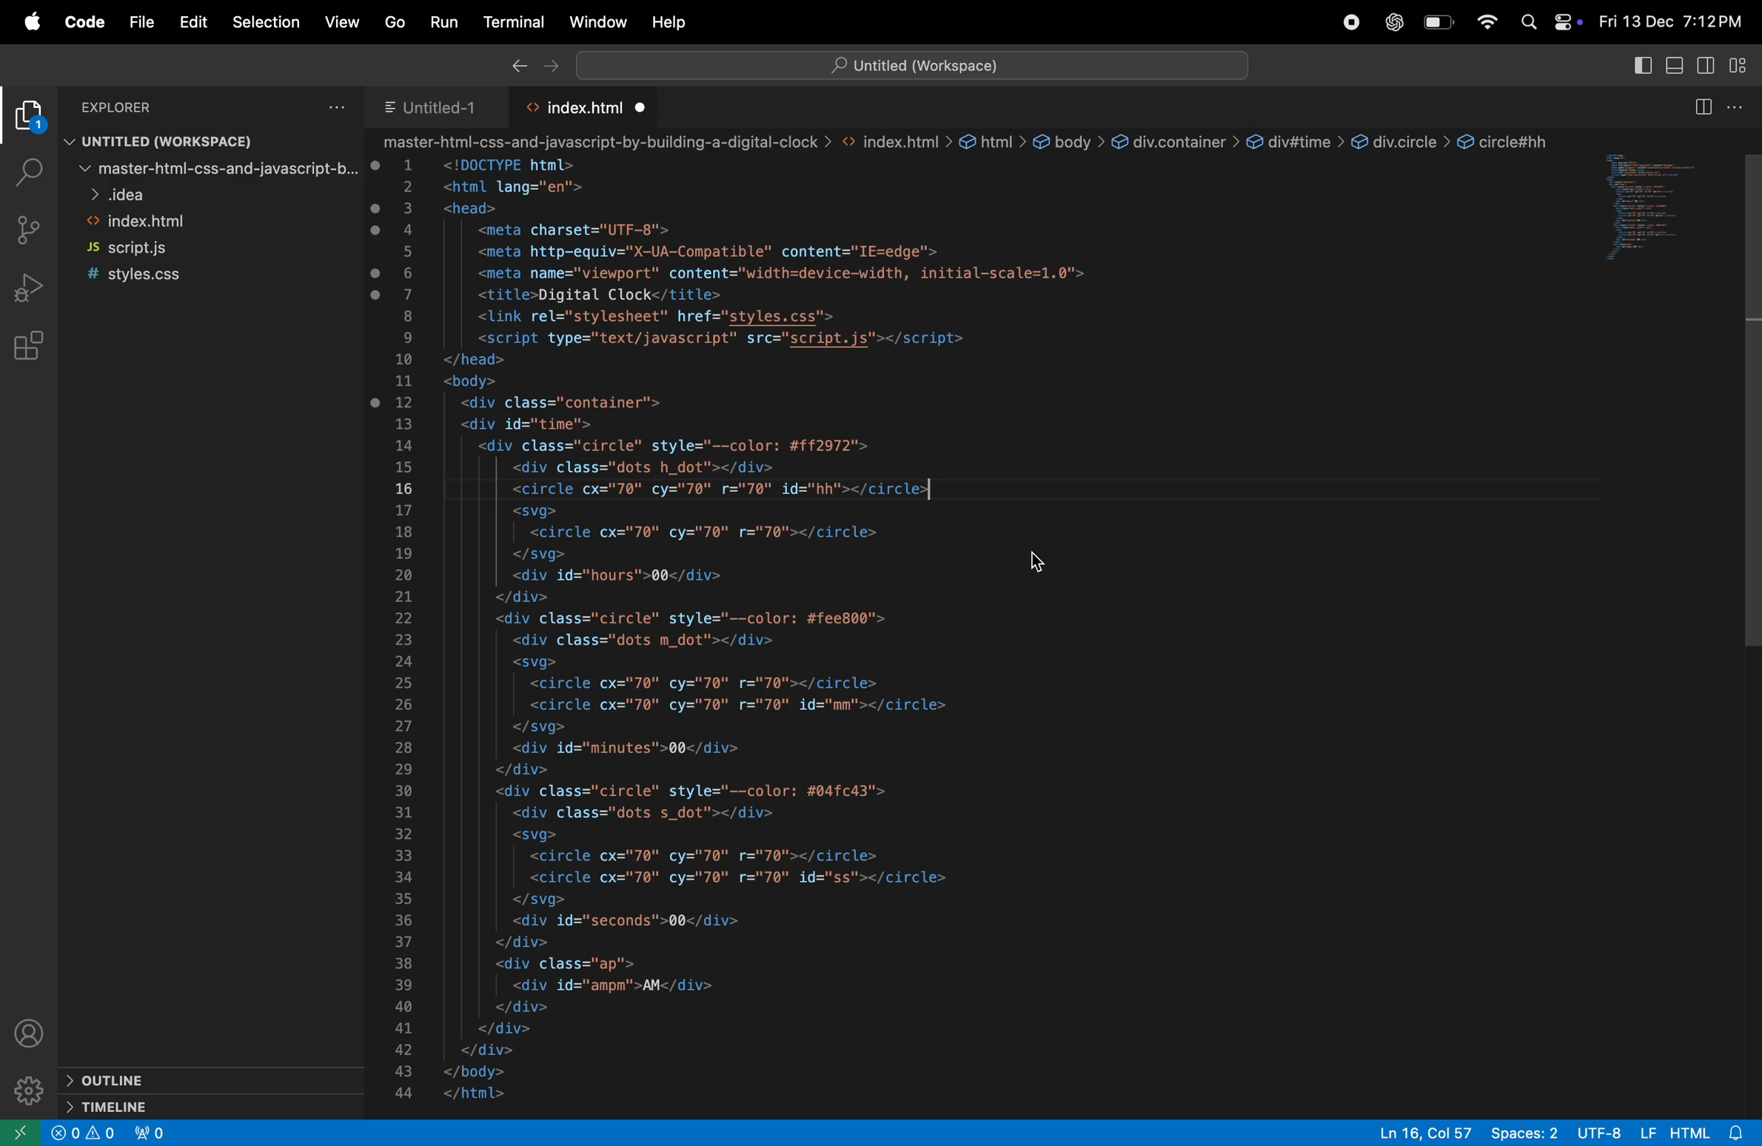 The height and width of the screenshot is (1146, 1762). What do you see at coordinates (22, 1133) in the screenshot?
I see `open remote window` at bounding box center [22, 1133].